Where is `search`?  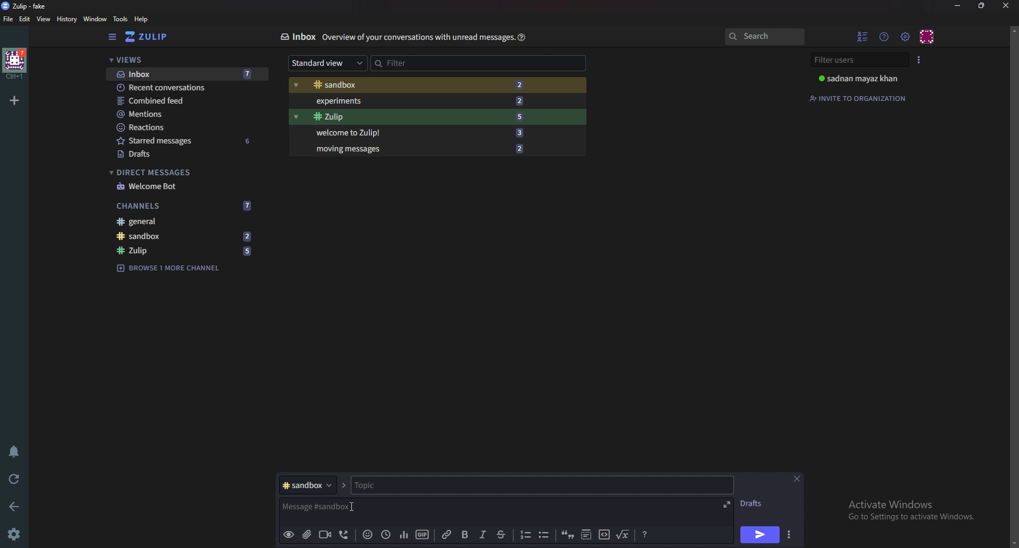
search is located at coordinates (764, 37).